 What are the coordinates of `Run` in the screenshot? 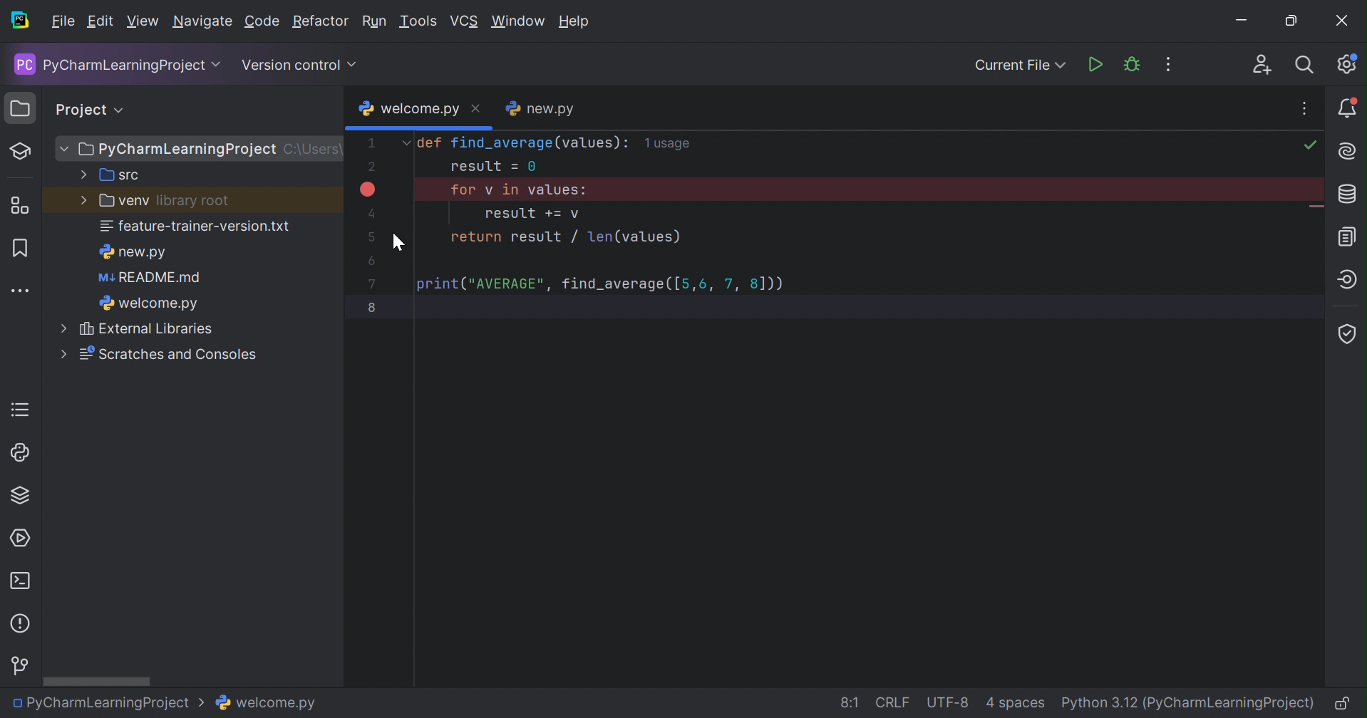 It's located at (375, 21).